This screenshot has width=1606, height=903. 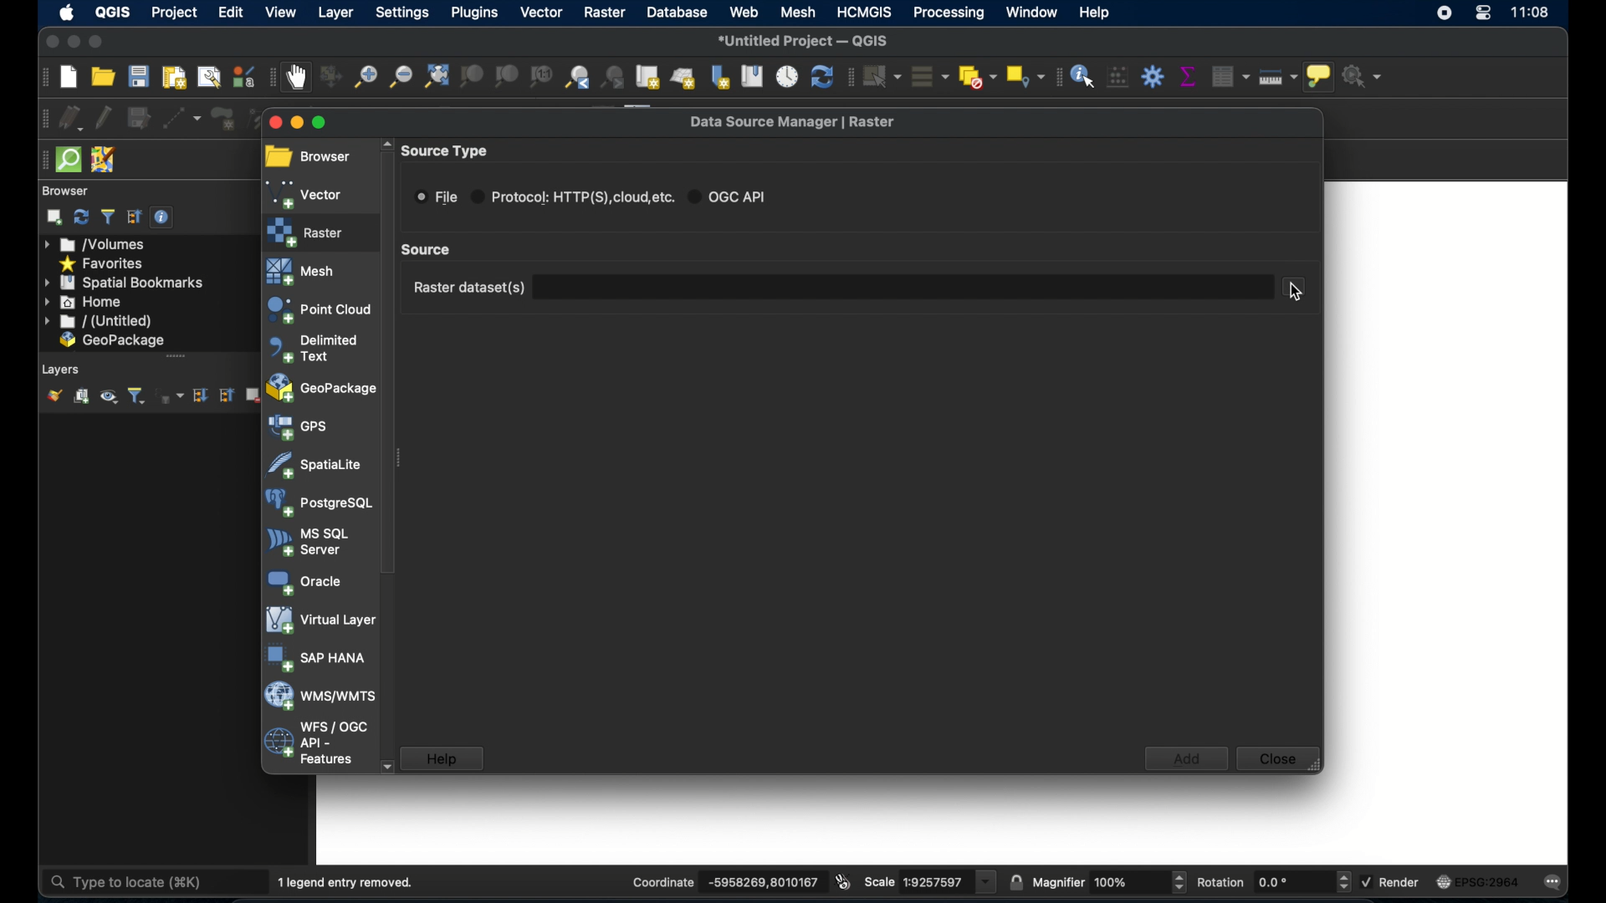 What do you see at coordinates (175, 12) in the screenshot?
I see `project` at bounding box center [175, 12].